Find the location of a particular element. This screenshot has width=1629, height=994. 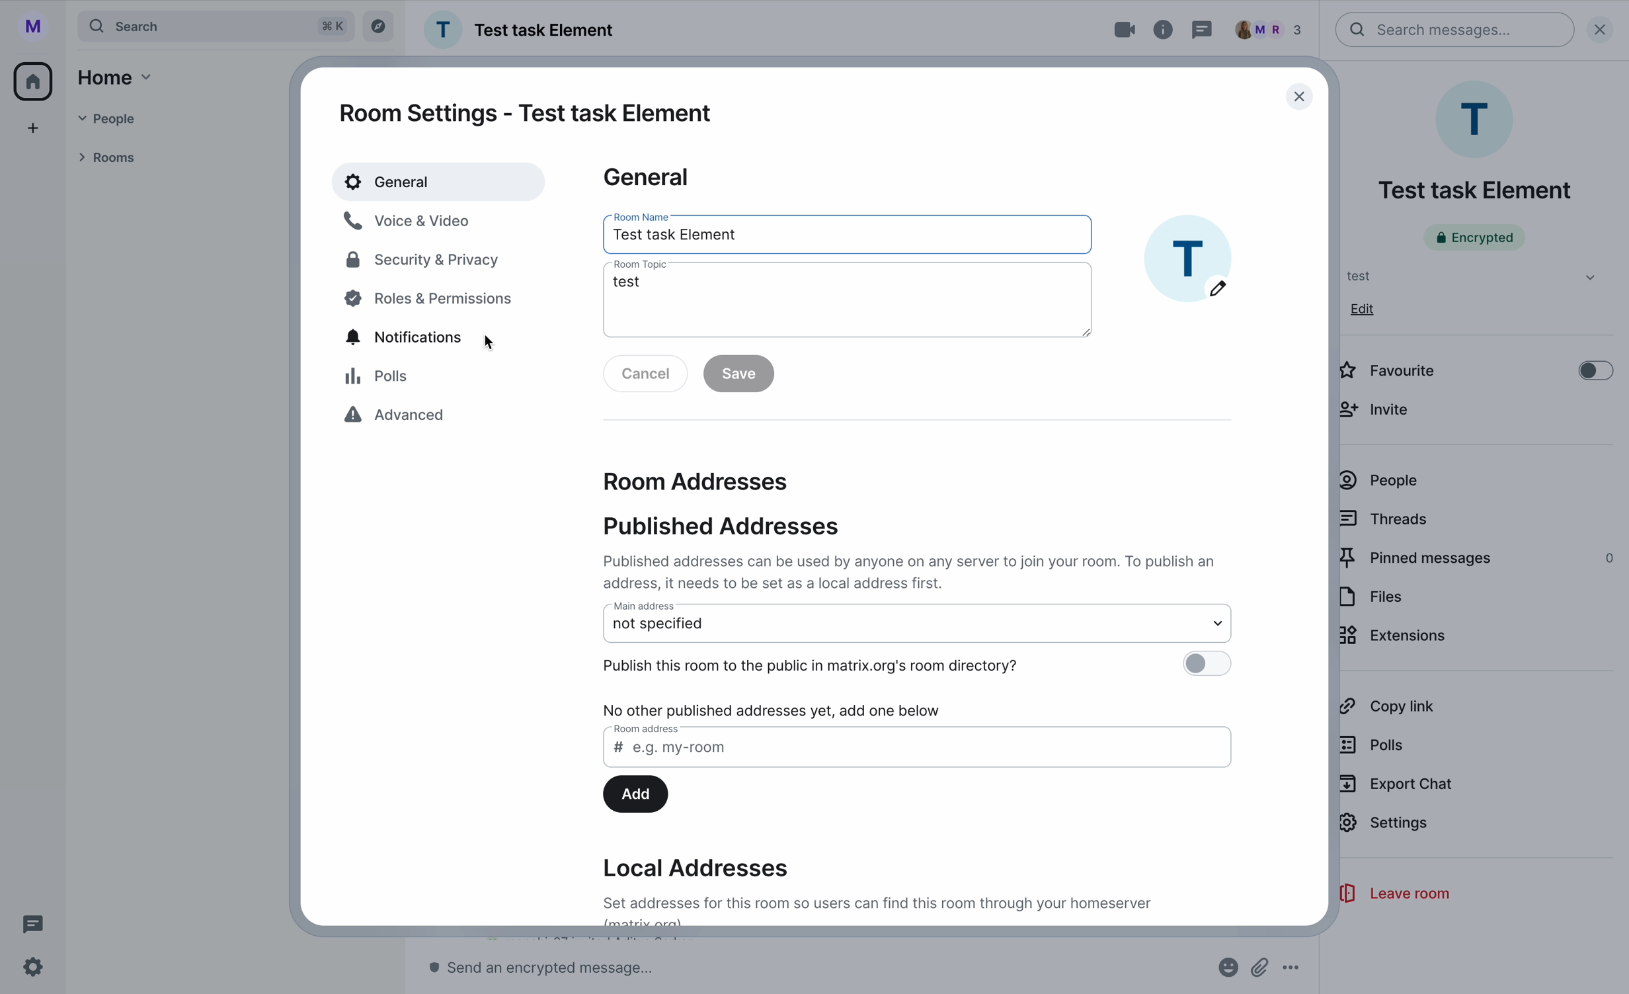

add is located at coordinates (34, 128).